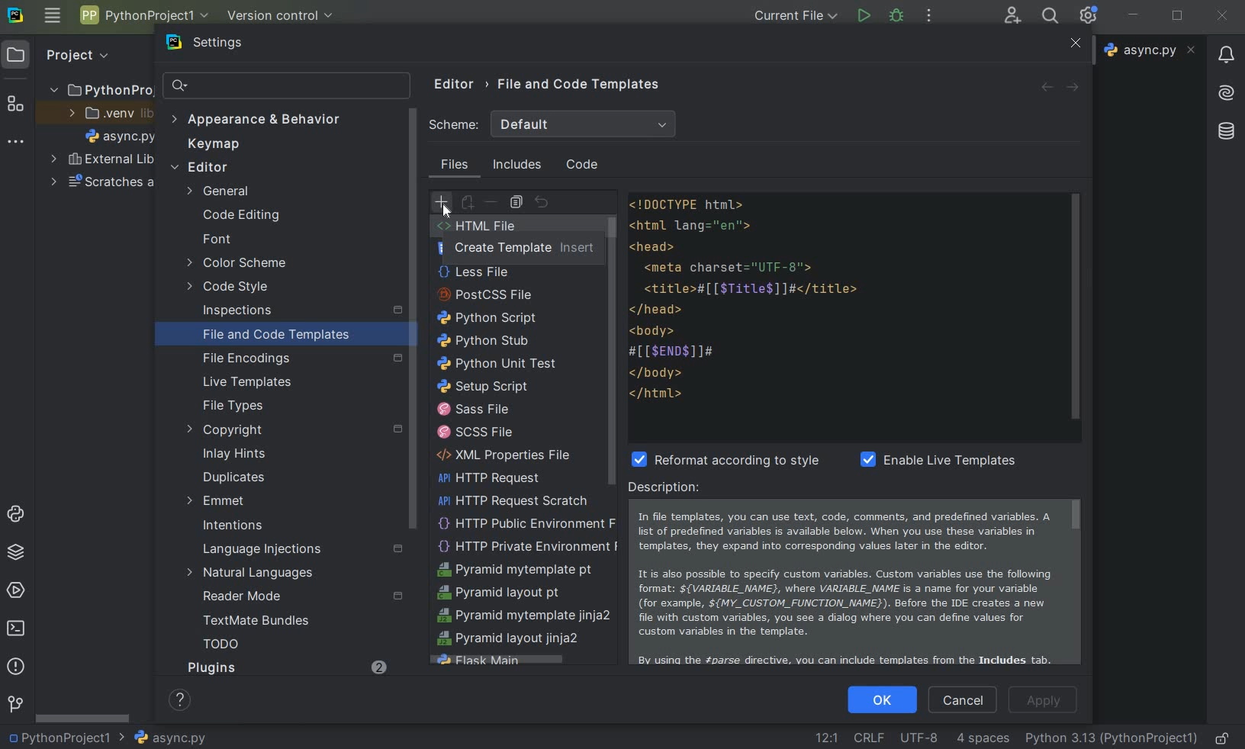  I want to click on go to line, so click(825, 737).